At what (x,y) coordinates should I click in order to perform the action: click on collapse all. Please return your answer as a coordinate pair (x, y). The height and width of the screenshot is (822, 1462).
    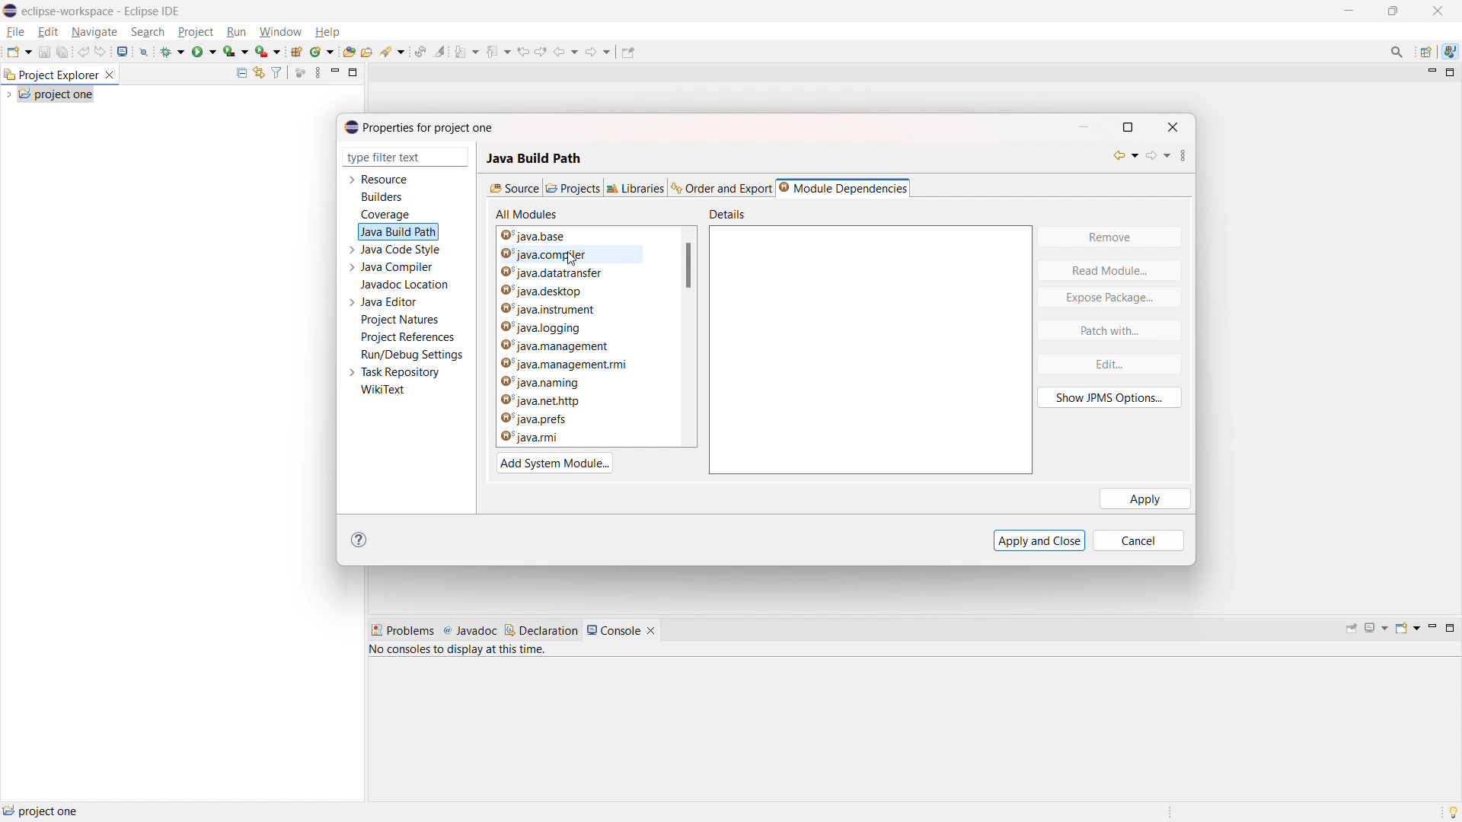
    Looking at the image, I should click on (241, 72).